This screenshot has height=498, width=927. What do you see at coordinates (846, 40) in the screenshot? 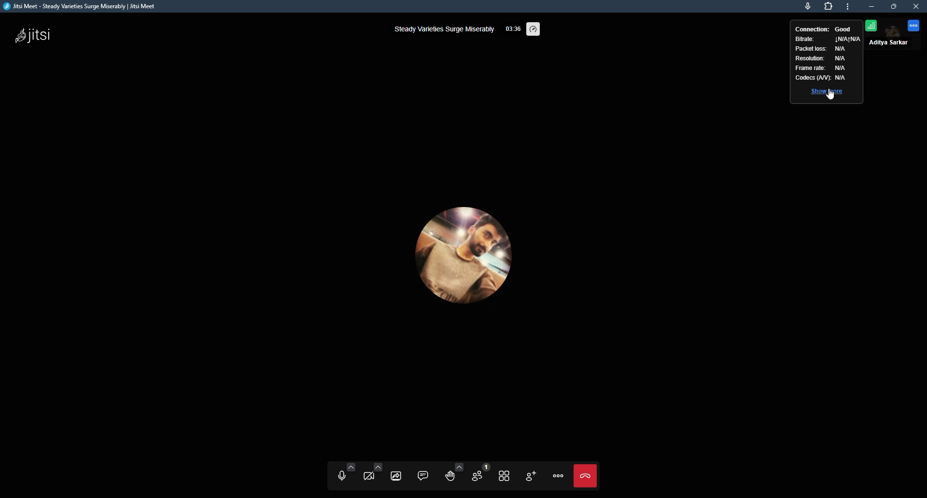
I see `na` at bounding box center [846, 40].